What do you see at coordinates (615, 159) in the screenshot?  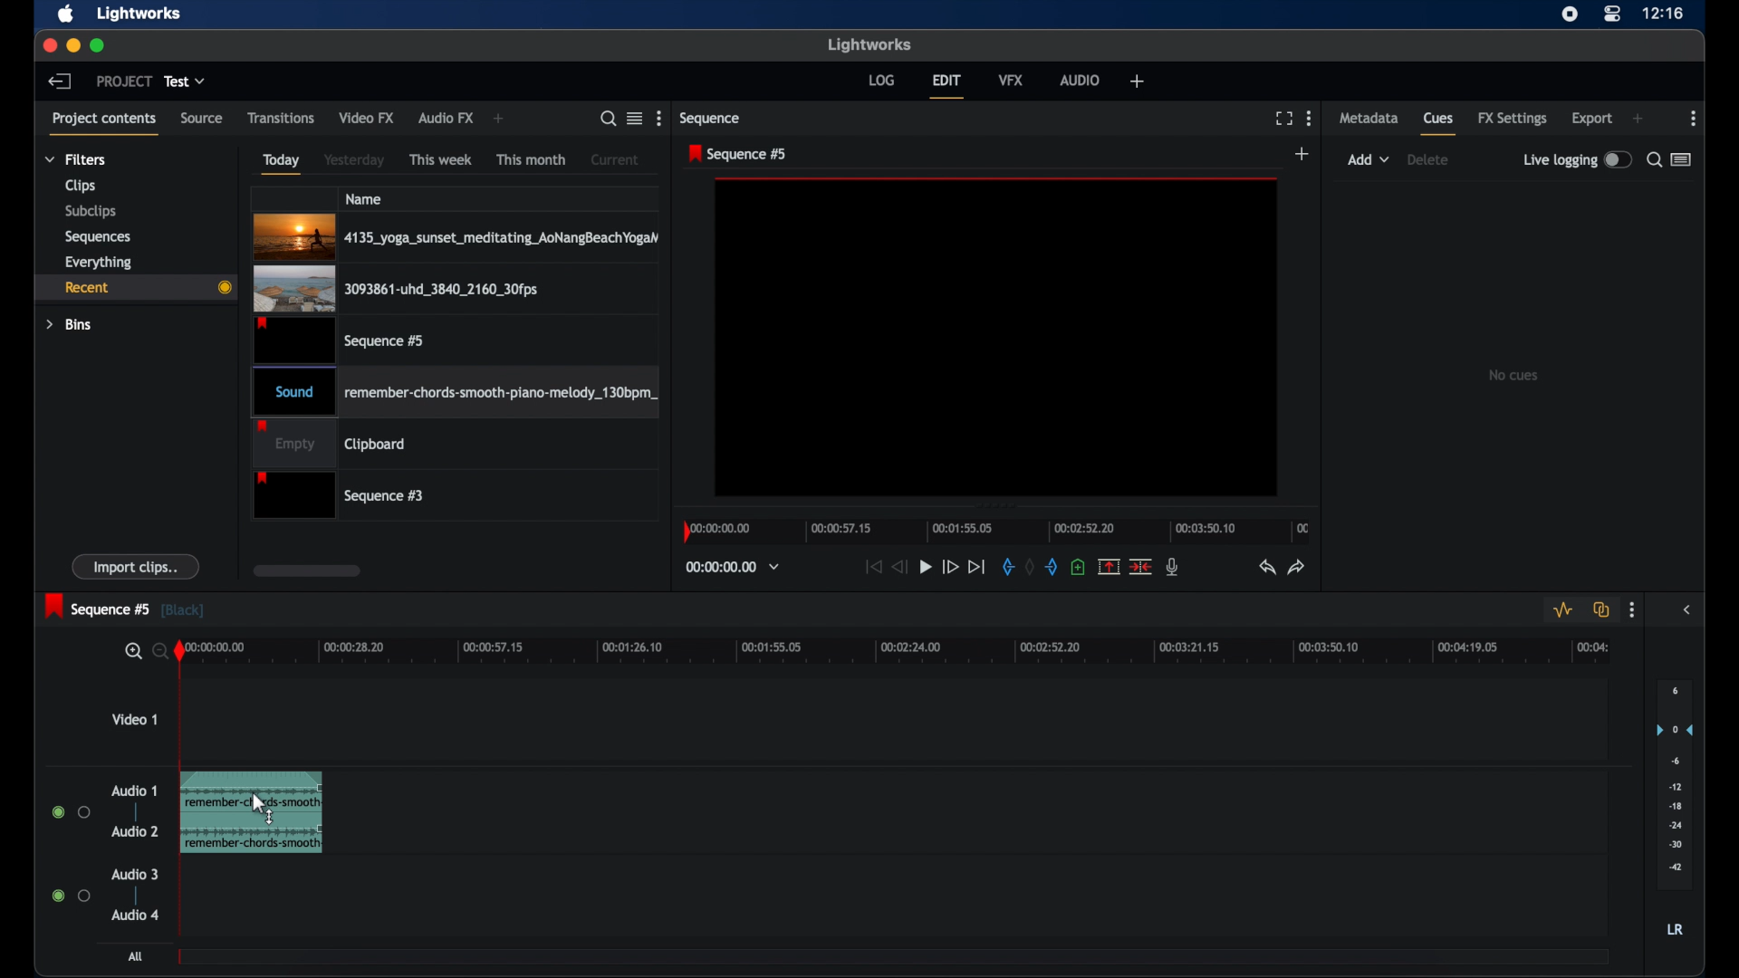 I see `current` at bounding box center [615, 159].